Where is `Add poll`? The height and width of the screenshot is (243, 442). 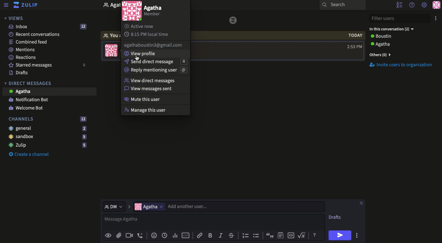
Add poll is located at coordinates (176, 235).